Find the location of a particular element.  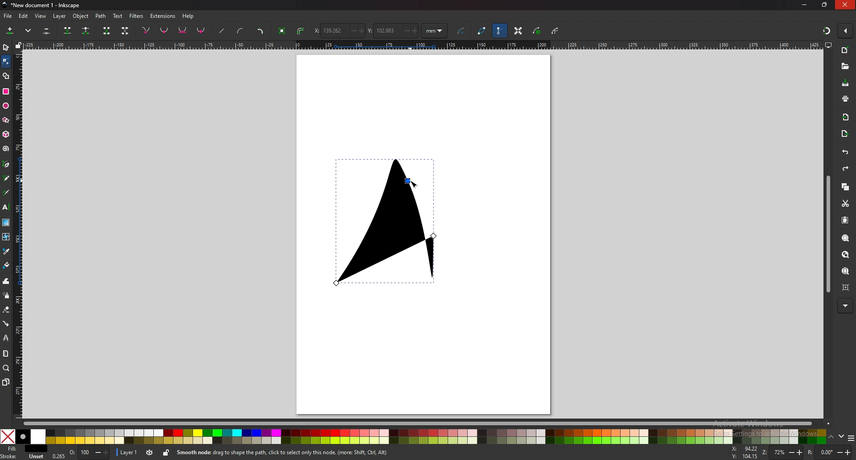

open is located at coordinates (845, 66).